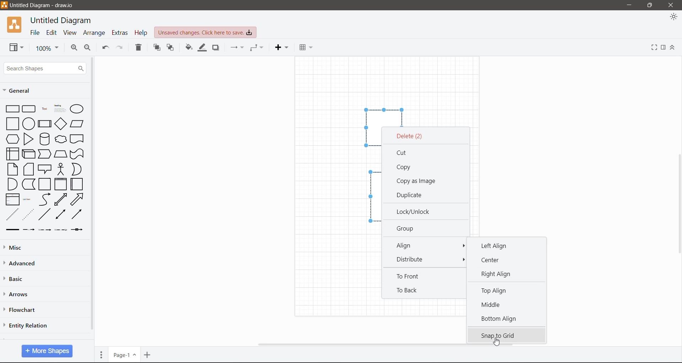 The image size is (682, 363). What do you see at coordinates (650, 5) in the screenshot?
I see `Restore Down` at bounding box center [650, 5].